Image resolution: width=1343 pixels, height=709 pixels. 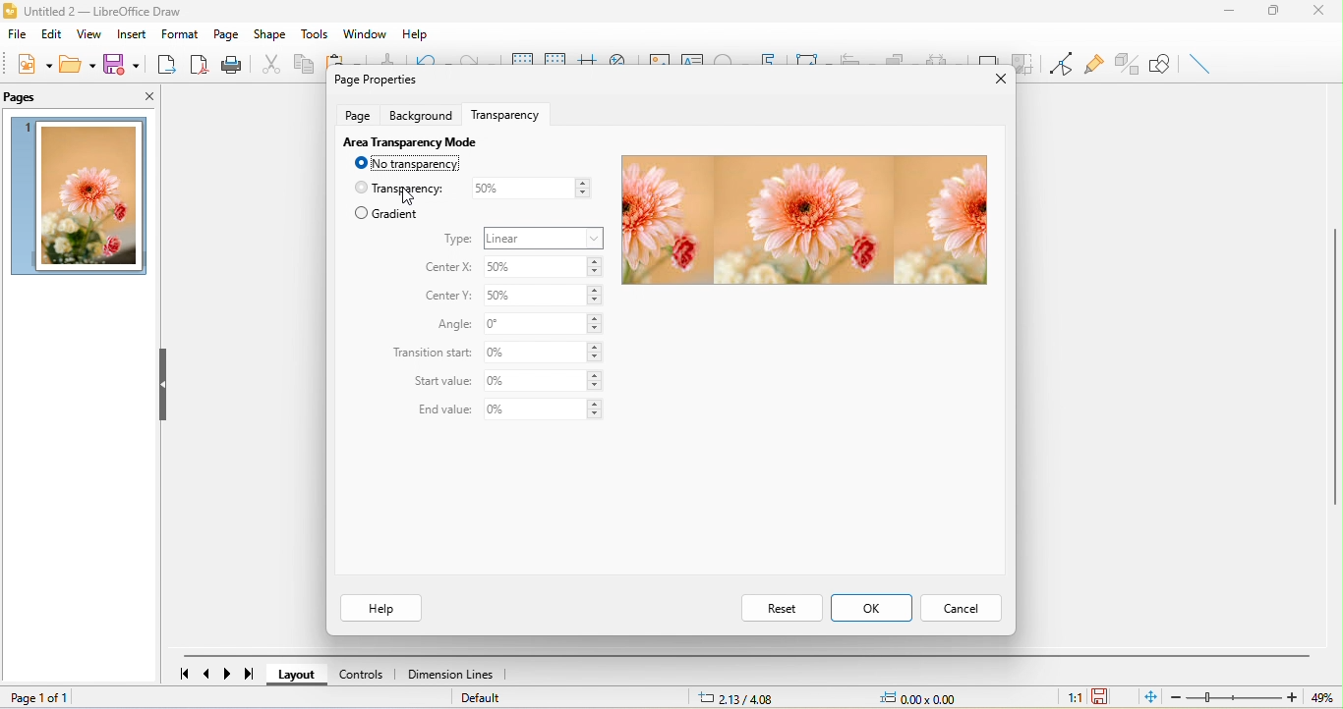 What do you see at coordinates (162, 62) in the screenshot?
I see `export` at bounding box center [162, 62].